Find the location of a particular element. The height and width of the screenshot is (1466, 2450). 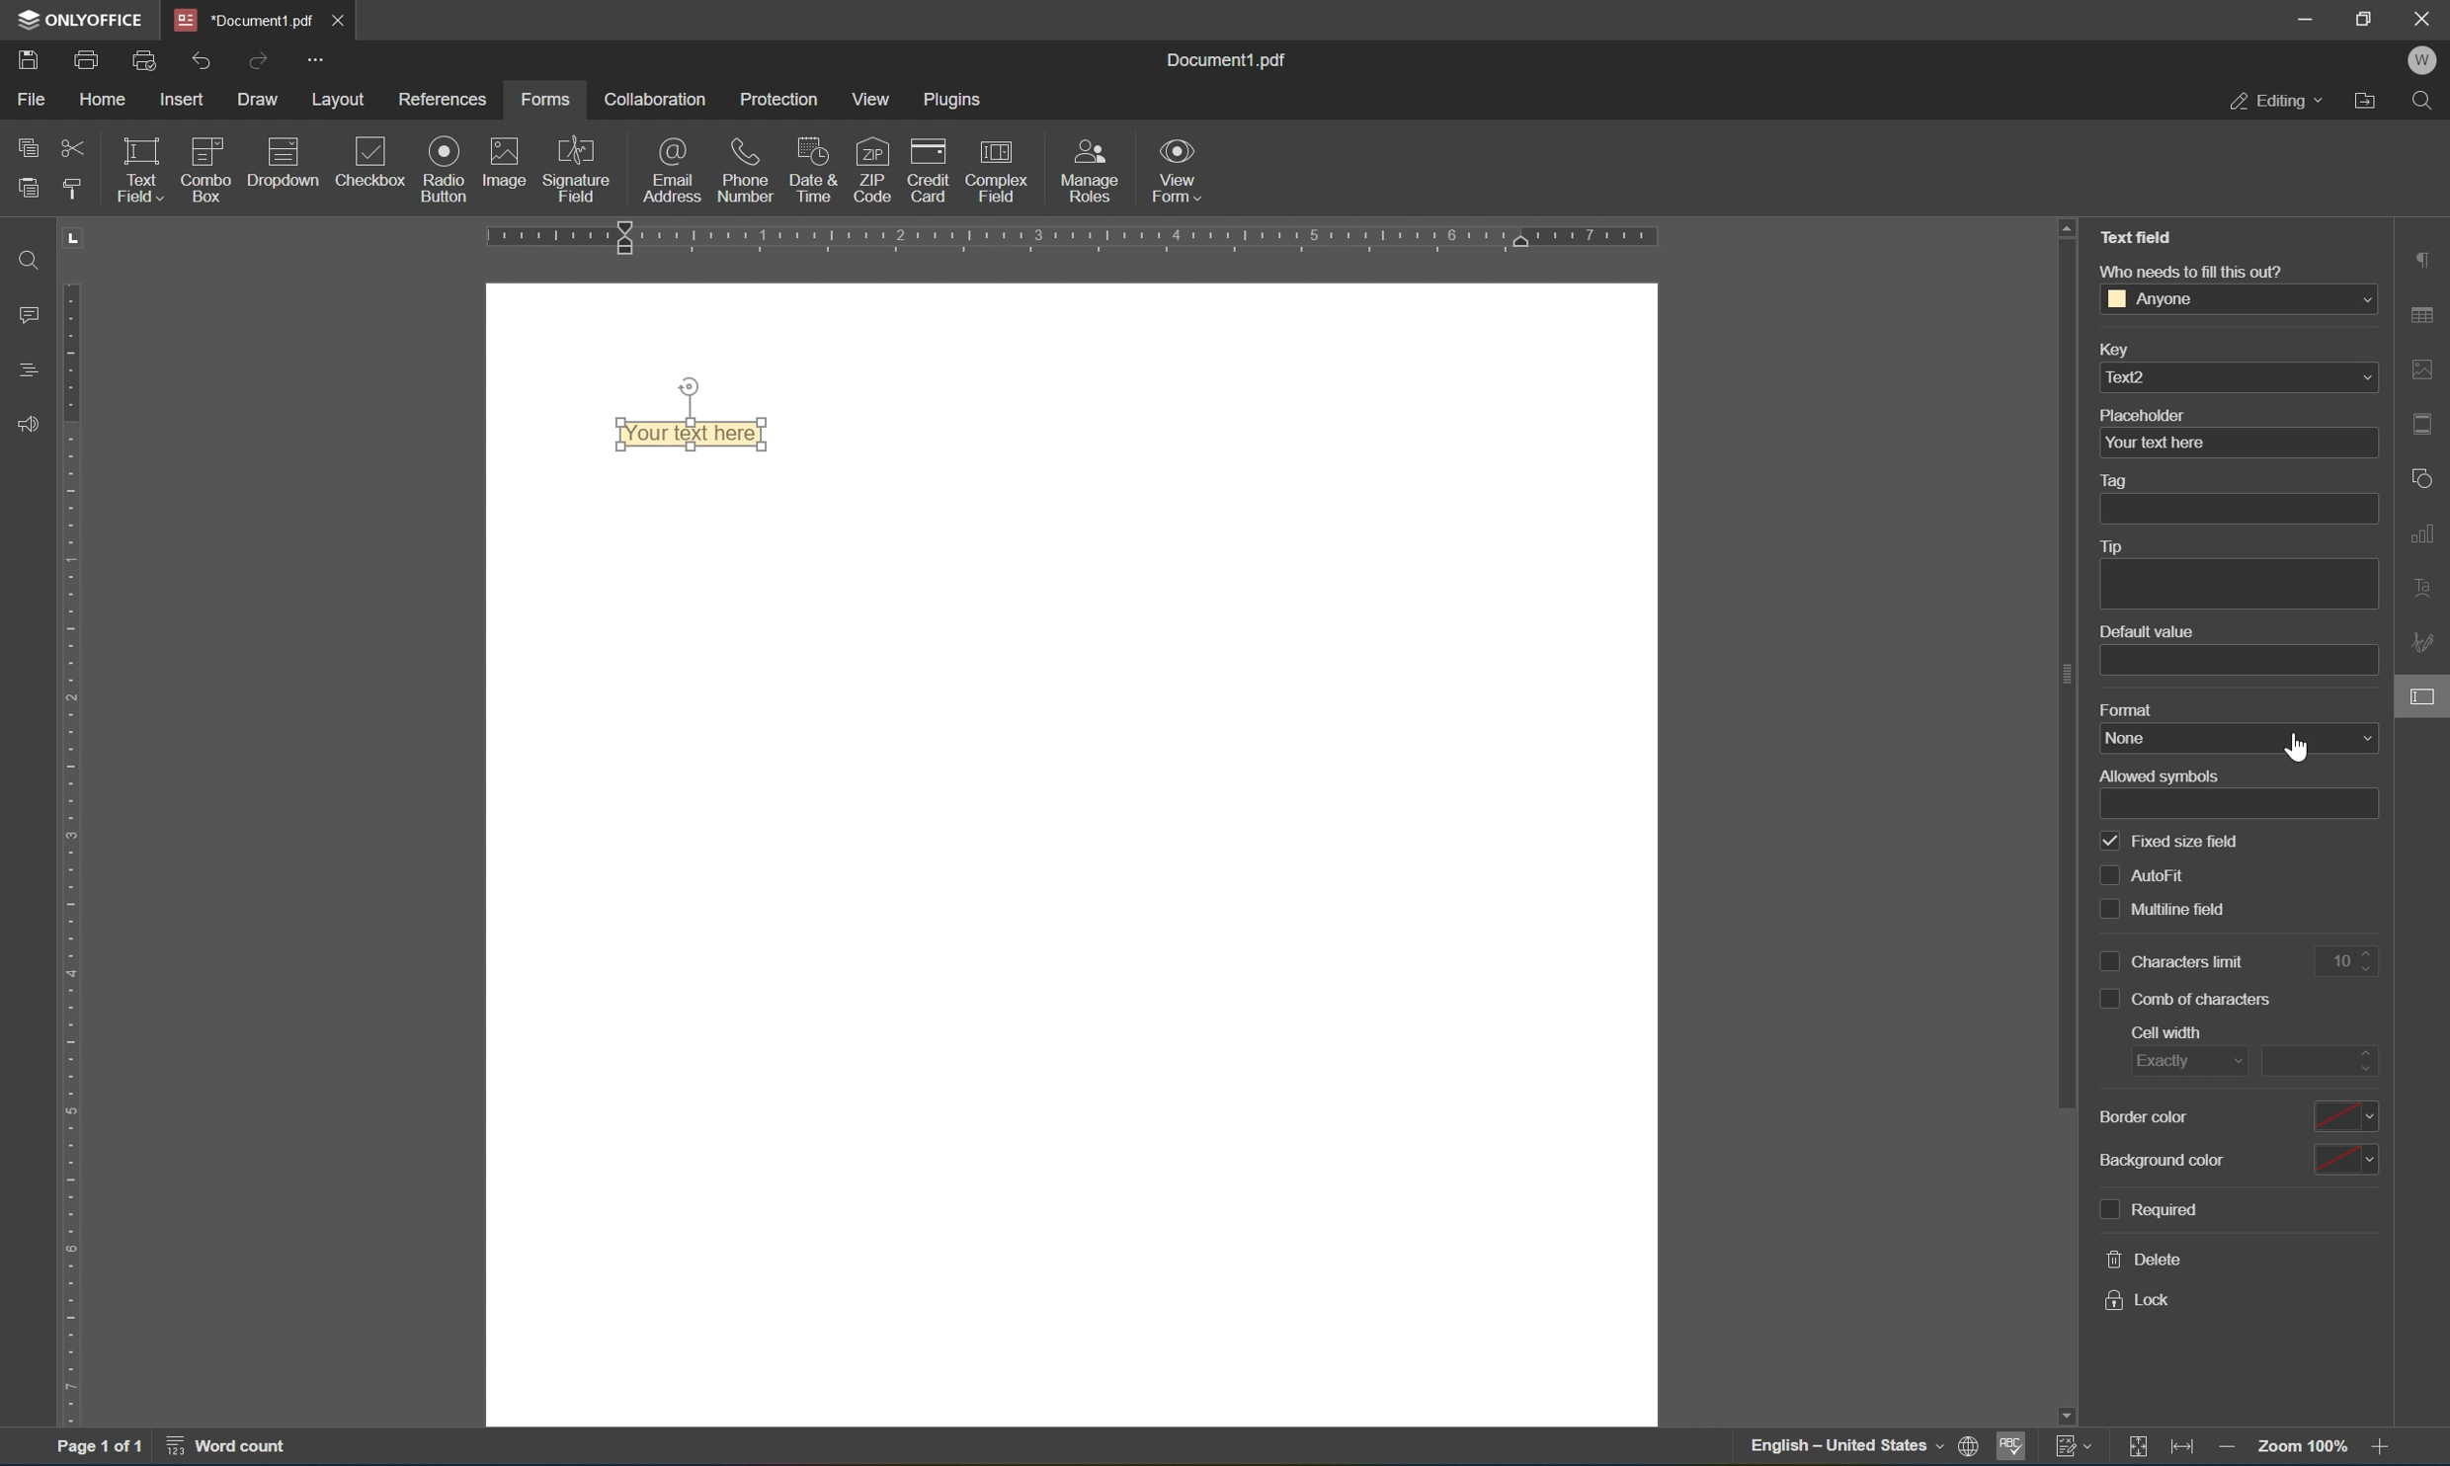

print preview is located at coordinates (142, 58).